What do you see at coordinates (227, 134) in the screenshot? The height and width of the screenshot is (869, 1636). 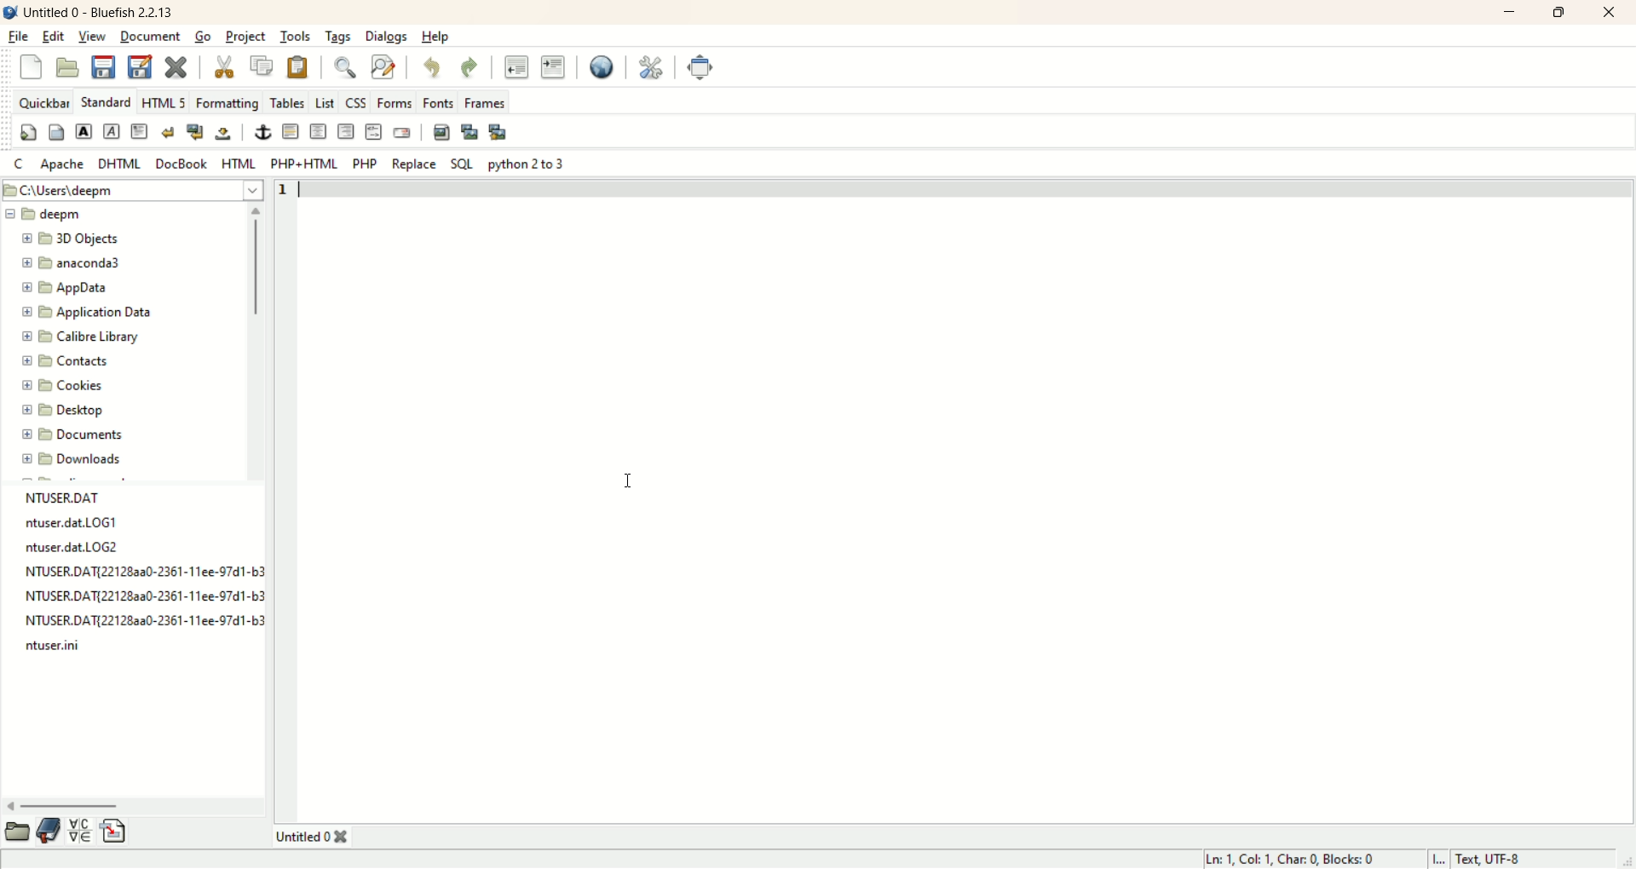 I see `non-breaking space` at bounding box center [227, 134].